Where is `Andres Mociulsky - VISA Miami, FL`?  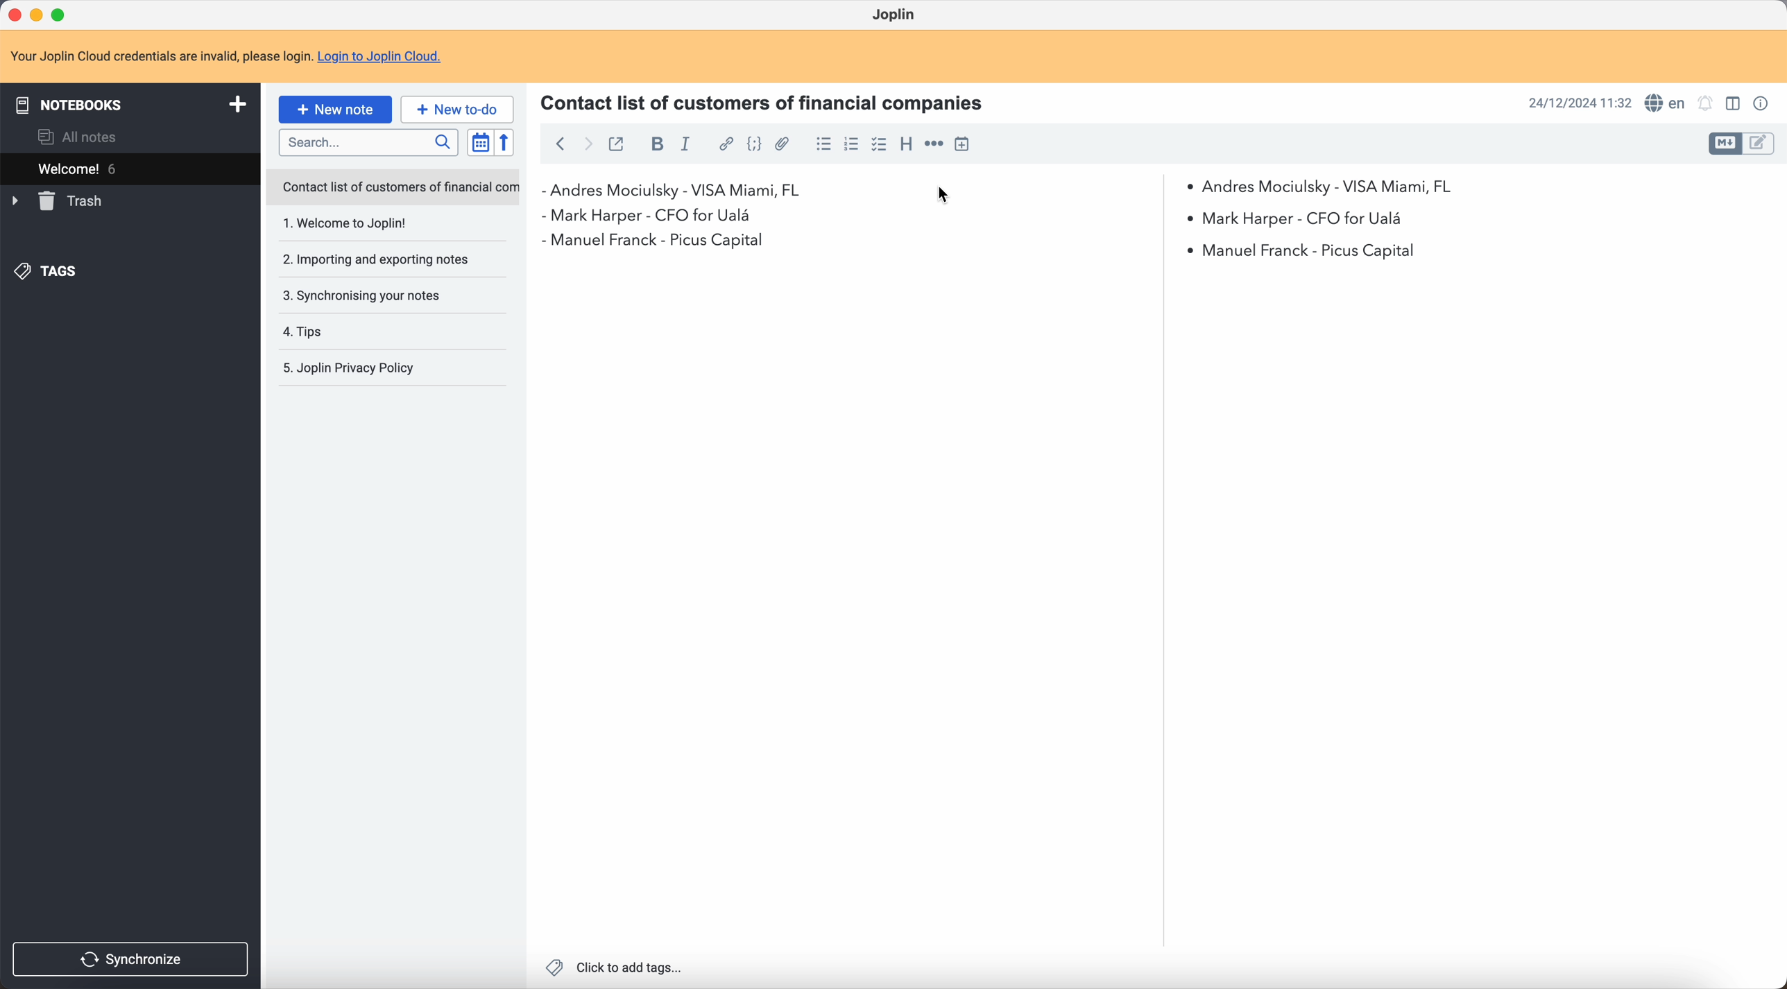 Andres Mociulsky - VISA Miami, FL is located at coordinates (1329, 184).